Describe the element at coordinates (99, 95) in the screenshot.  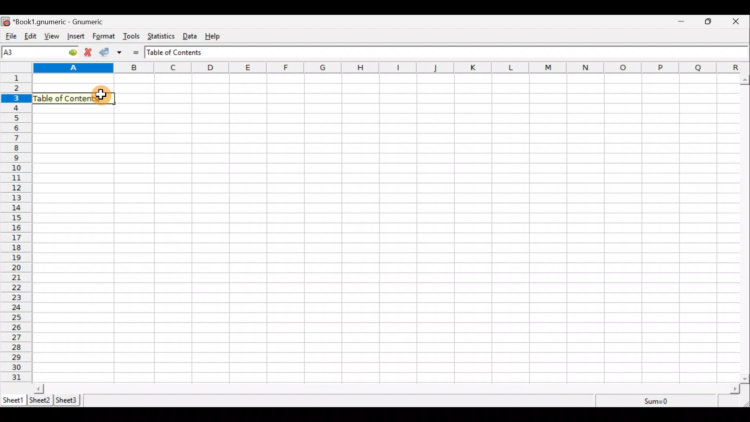
I see `Cursor on cell A3 (Table of contents)` at that location.